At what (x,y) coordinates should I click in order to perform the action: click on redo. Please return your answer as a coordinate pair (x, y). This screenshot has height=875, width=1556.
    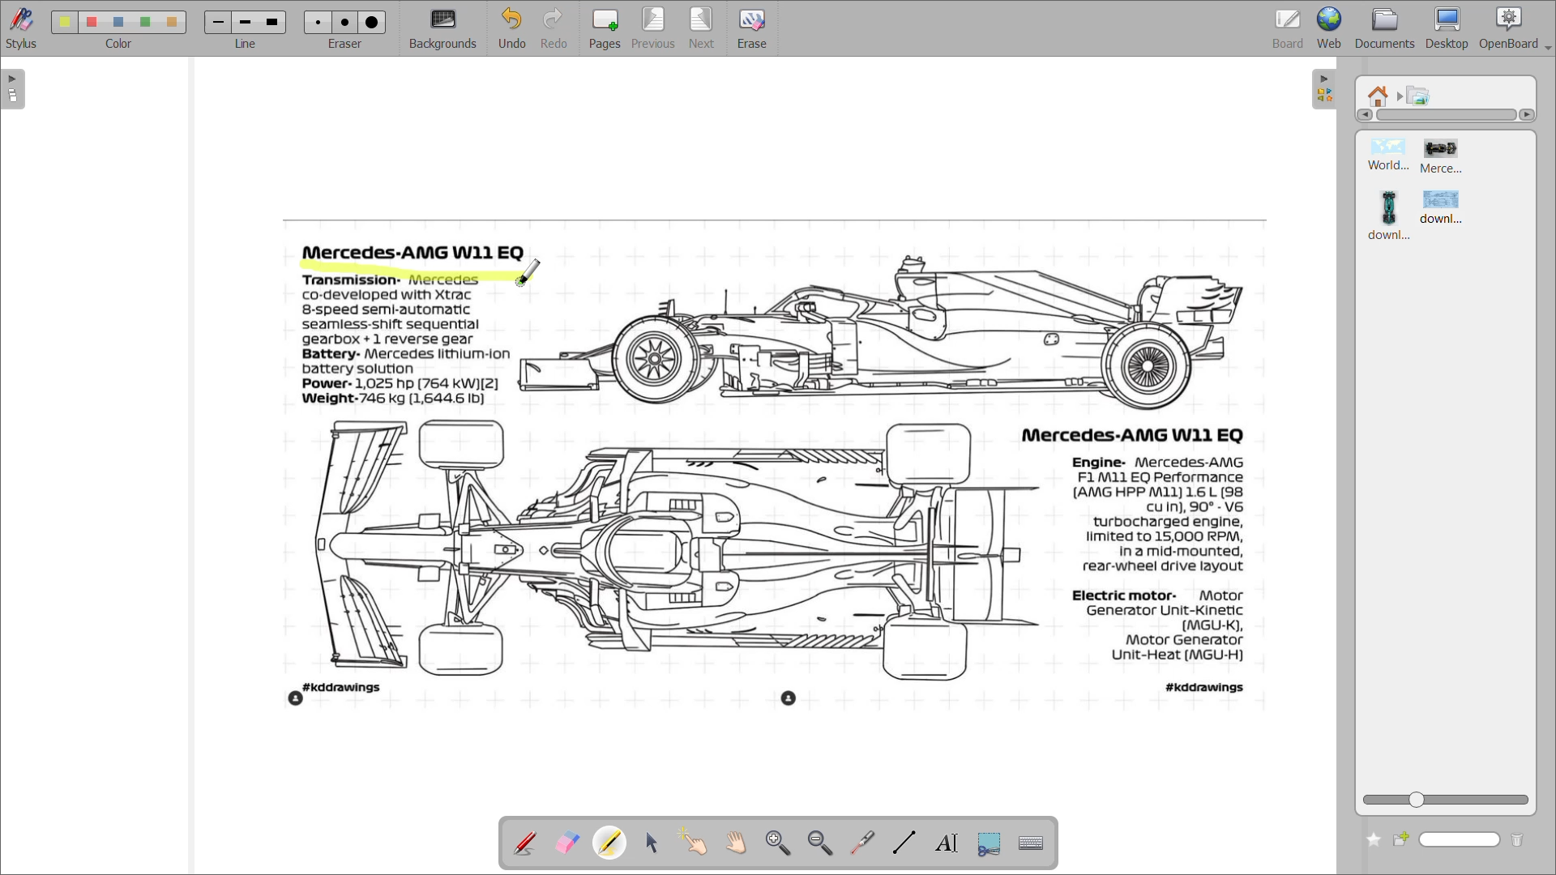
    Looking at the image, I should click on (558, 28).